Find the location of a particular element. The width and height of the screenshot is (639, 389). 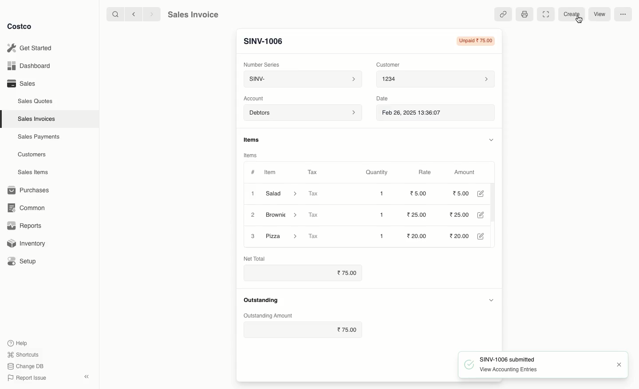

More options is located at coordinates (622, 15).